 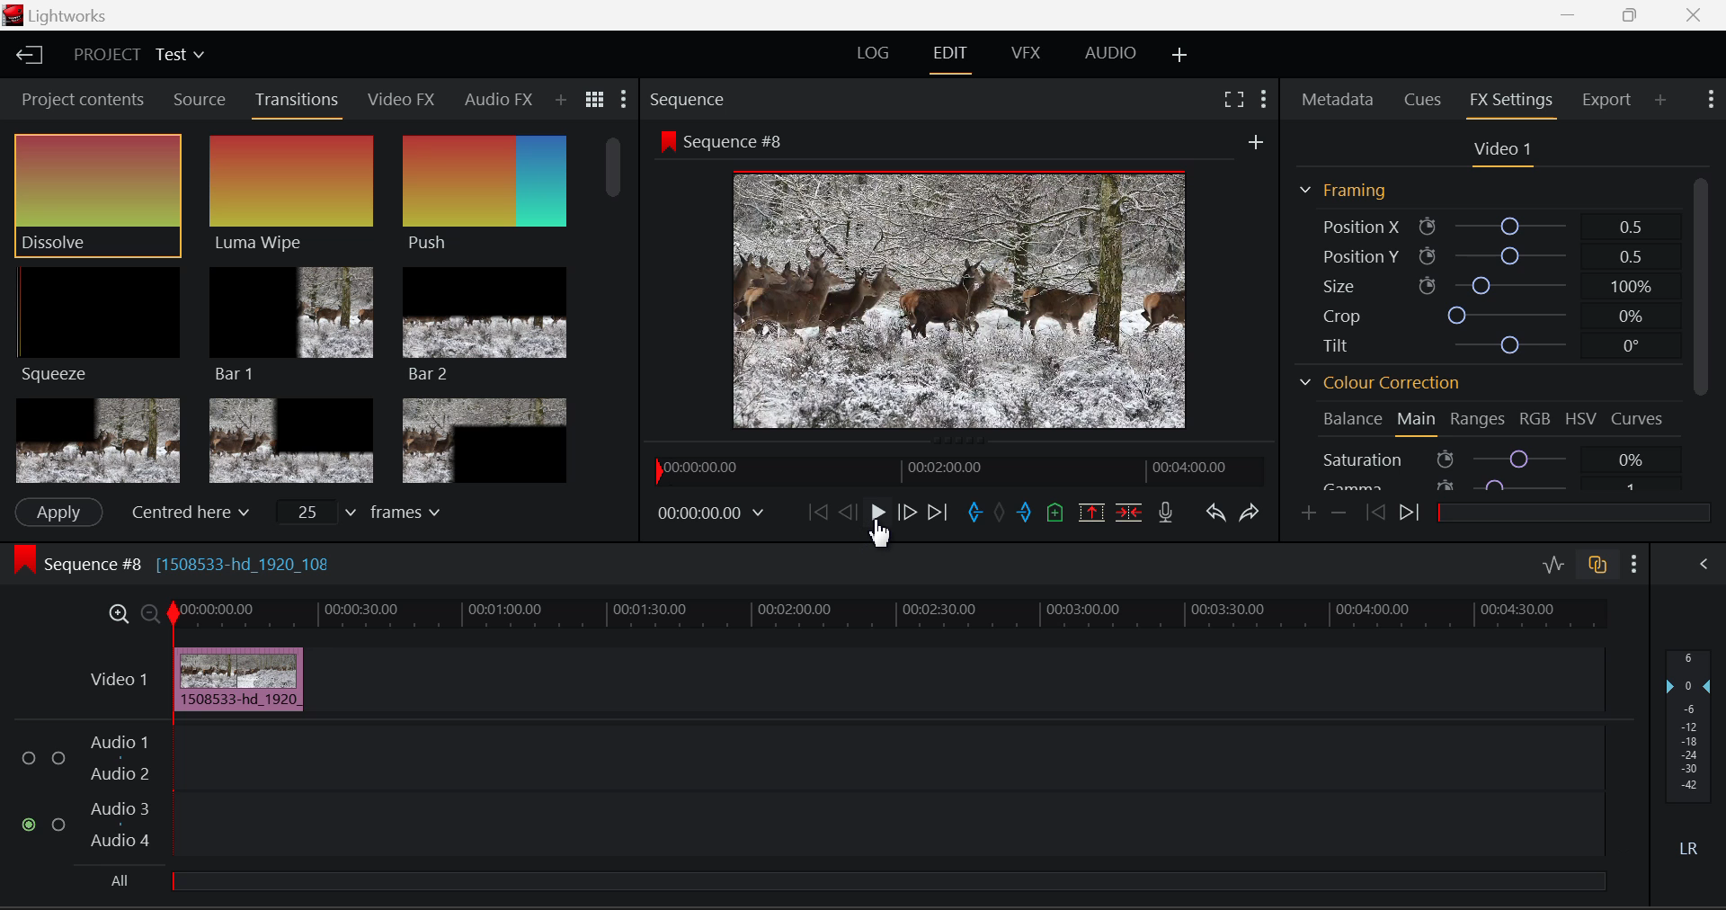 I want to click on Tilt, so click(x=1478, y=343).